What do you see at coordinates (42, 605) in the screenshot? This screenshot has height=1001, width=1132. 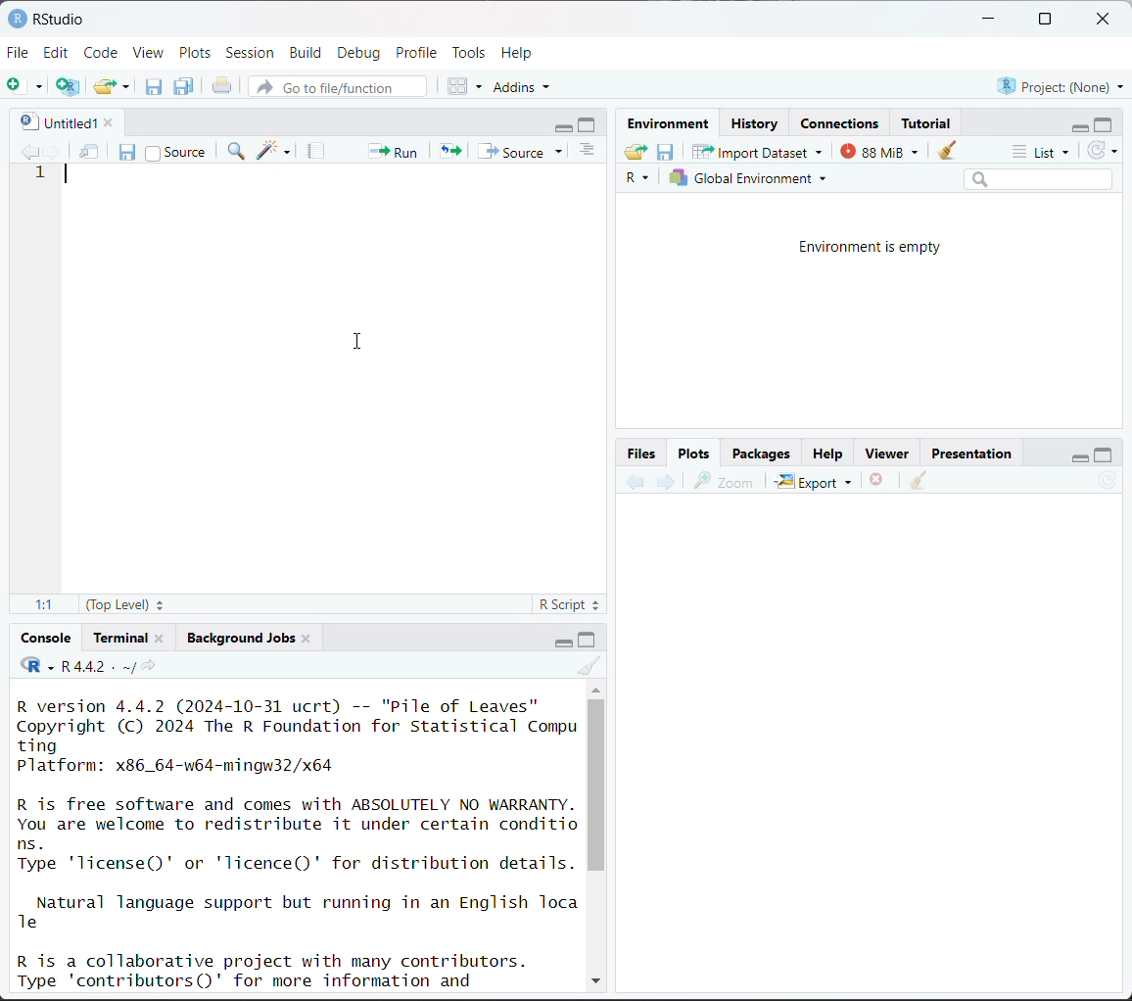 I see `1:1` at bounding box center [42, 605].